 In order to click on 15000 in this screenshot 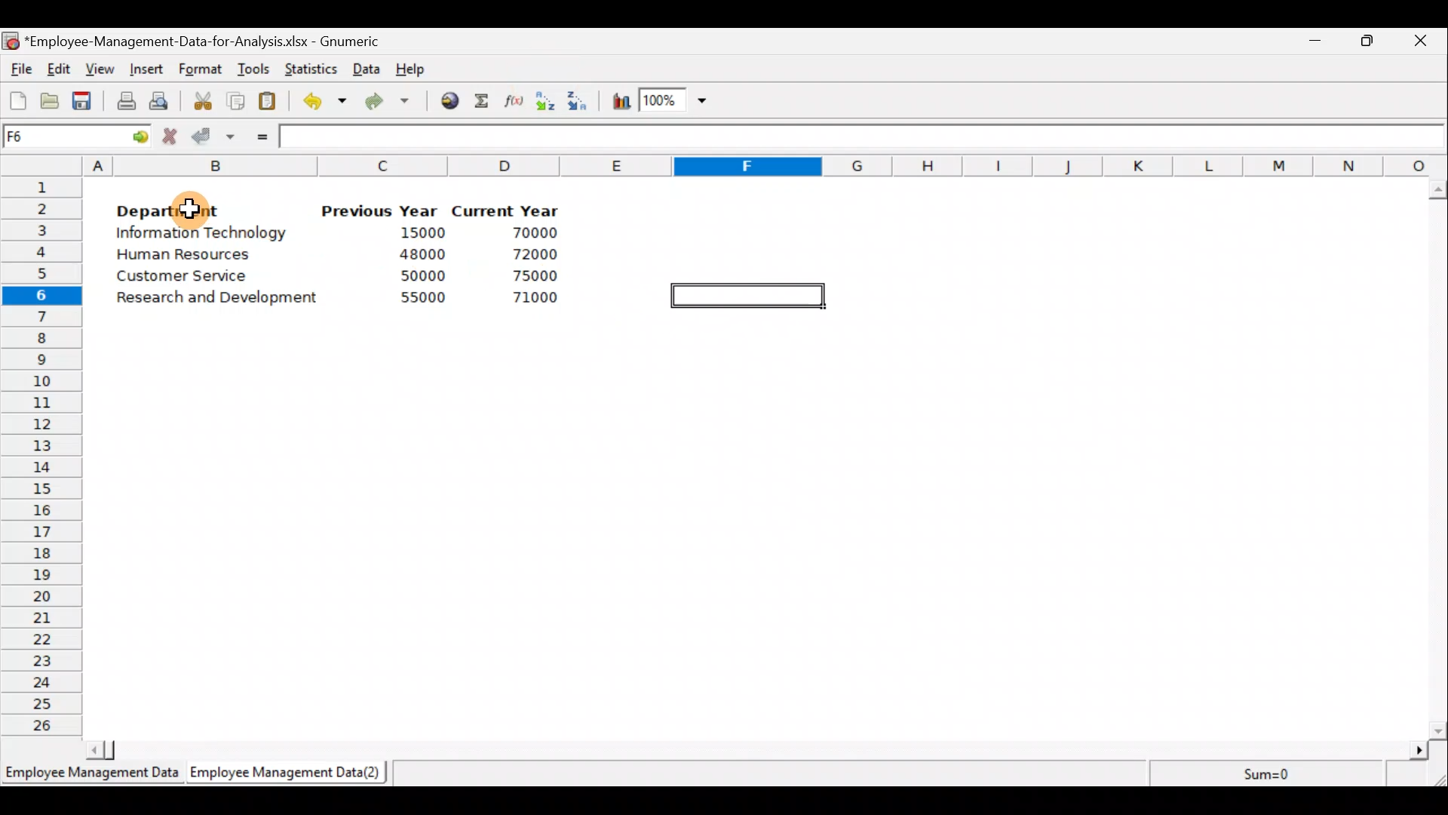, I will do `click(417, 232)`.